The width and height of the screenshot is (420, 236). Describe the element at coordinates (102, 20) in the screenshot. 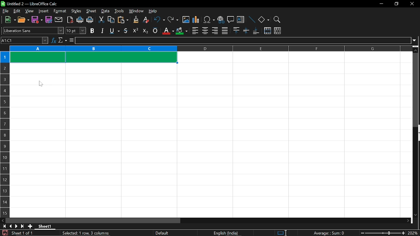

I see `cut` at that location.